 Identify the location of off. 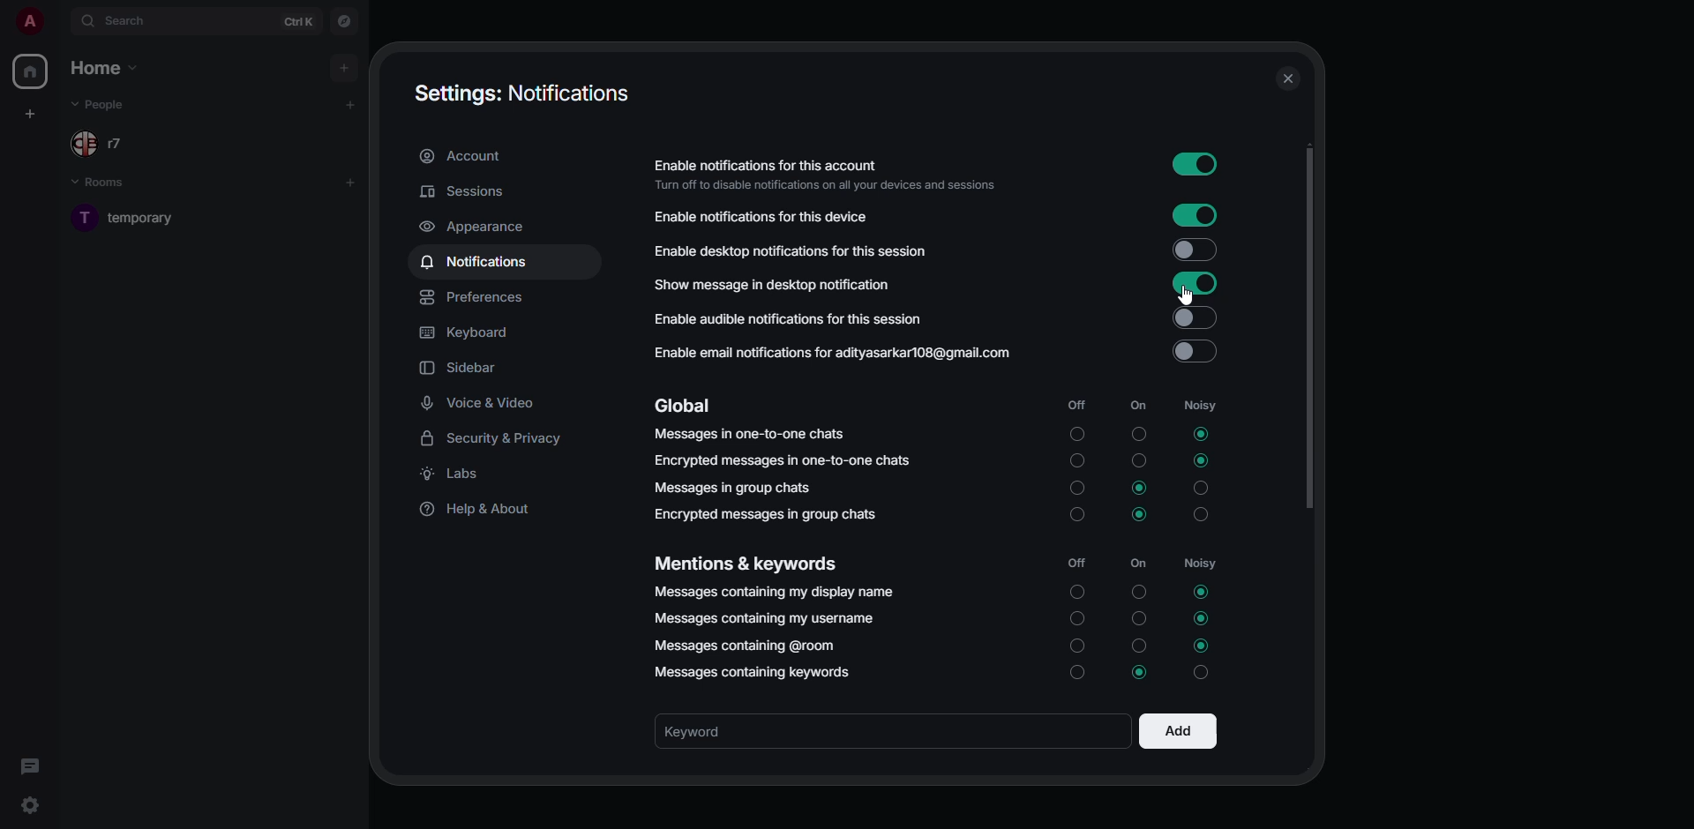
(1077, 402).